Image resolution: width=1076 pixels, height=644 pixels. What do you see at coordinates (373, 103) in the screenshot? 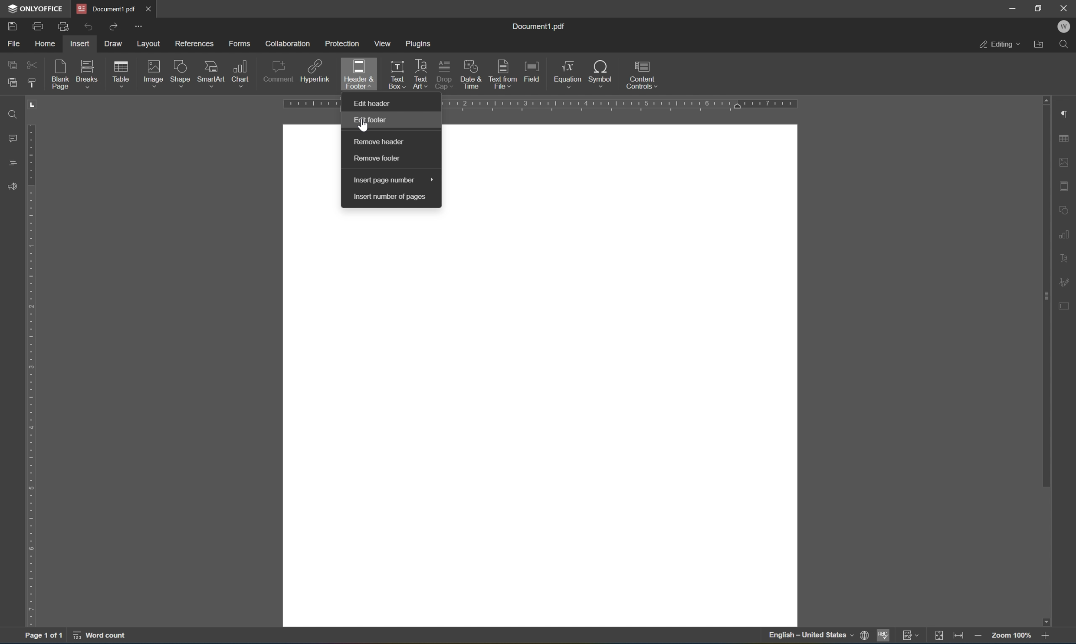
I see `edit header` at bounding box center [373, 103].